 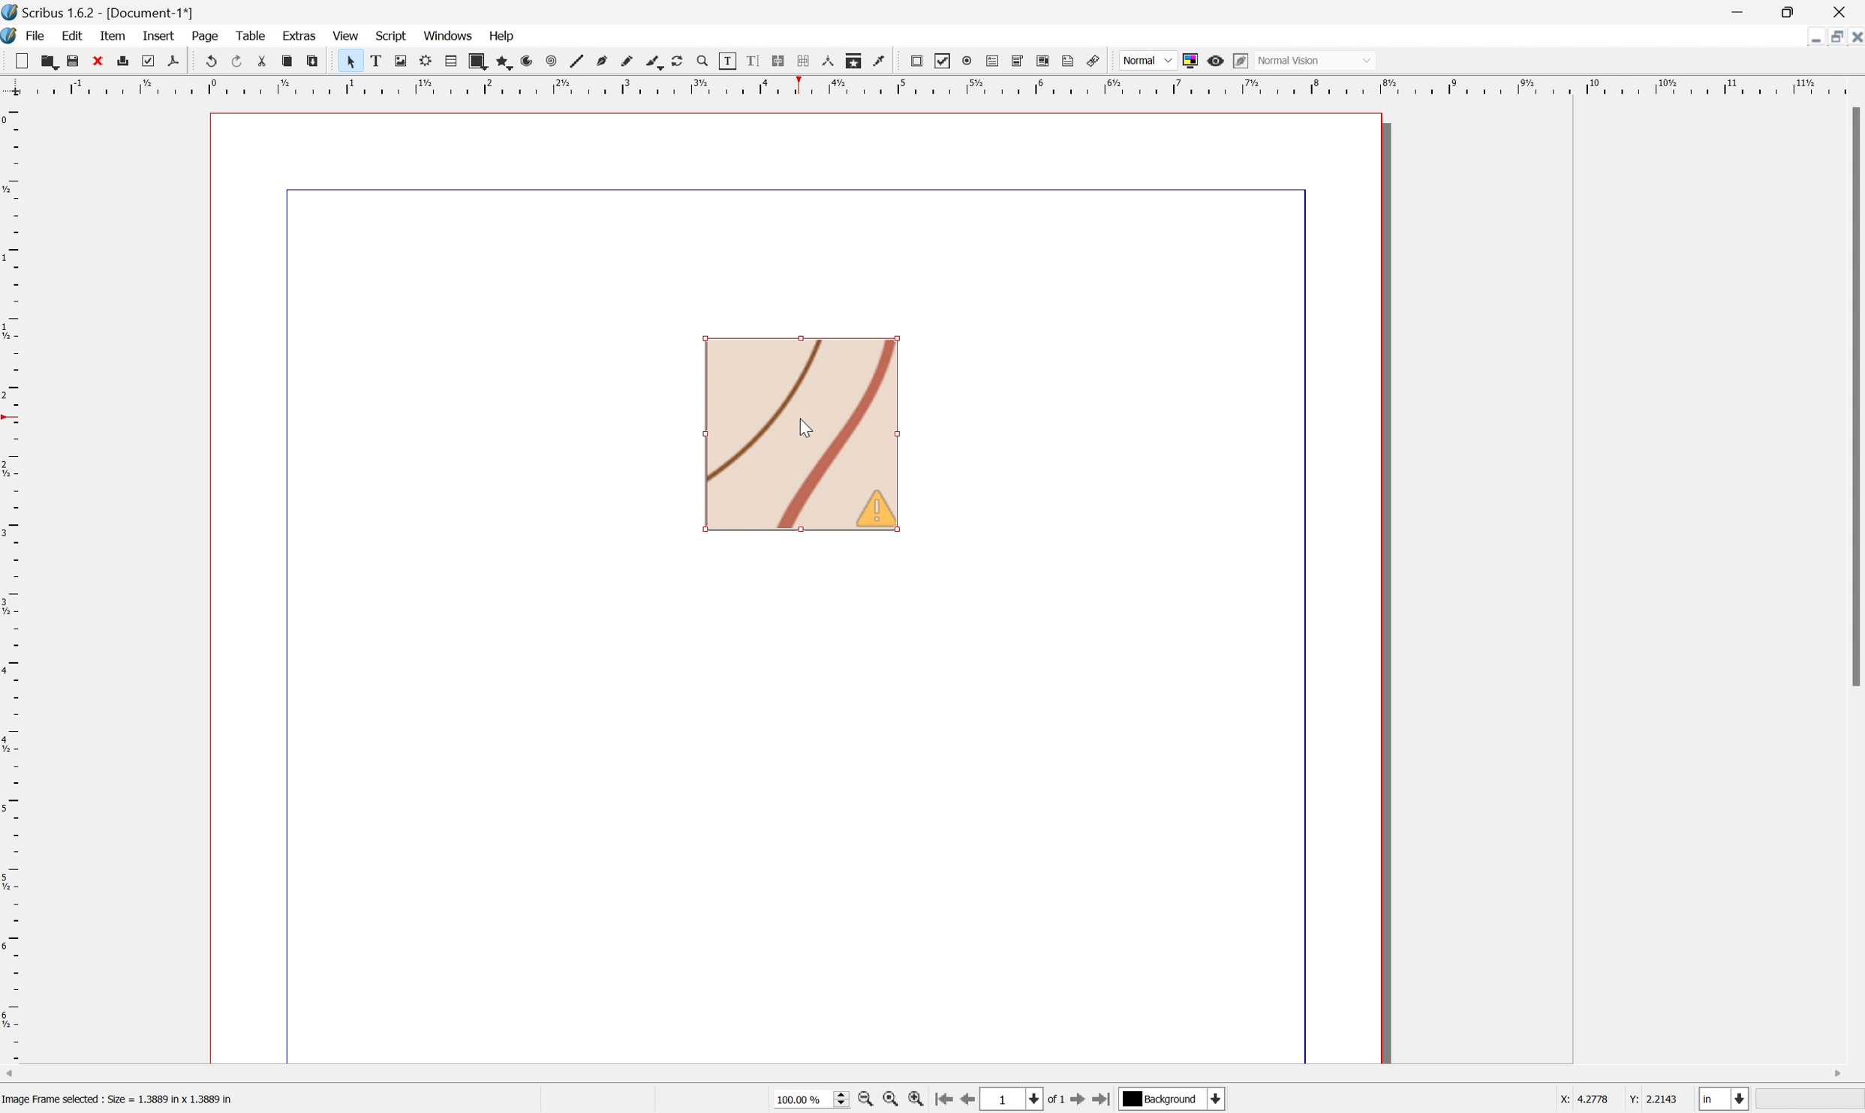 I want to click on Script, so click(x=392, y=37).